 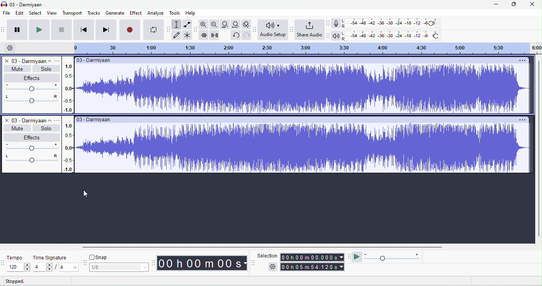 What do you see at coordinates (155, 261) in the screenshot?
I see `audacity time toolbar` at bounding box center [155, 261].